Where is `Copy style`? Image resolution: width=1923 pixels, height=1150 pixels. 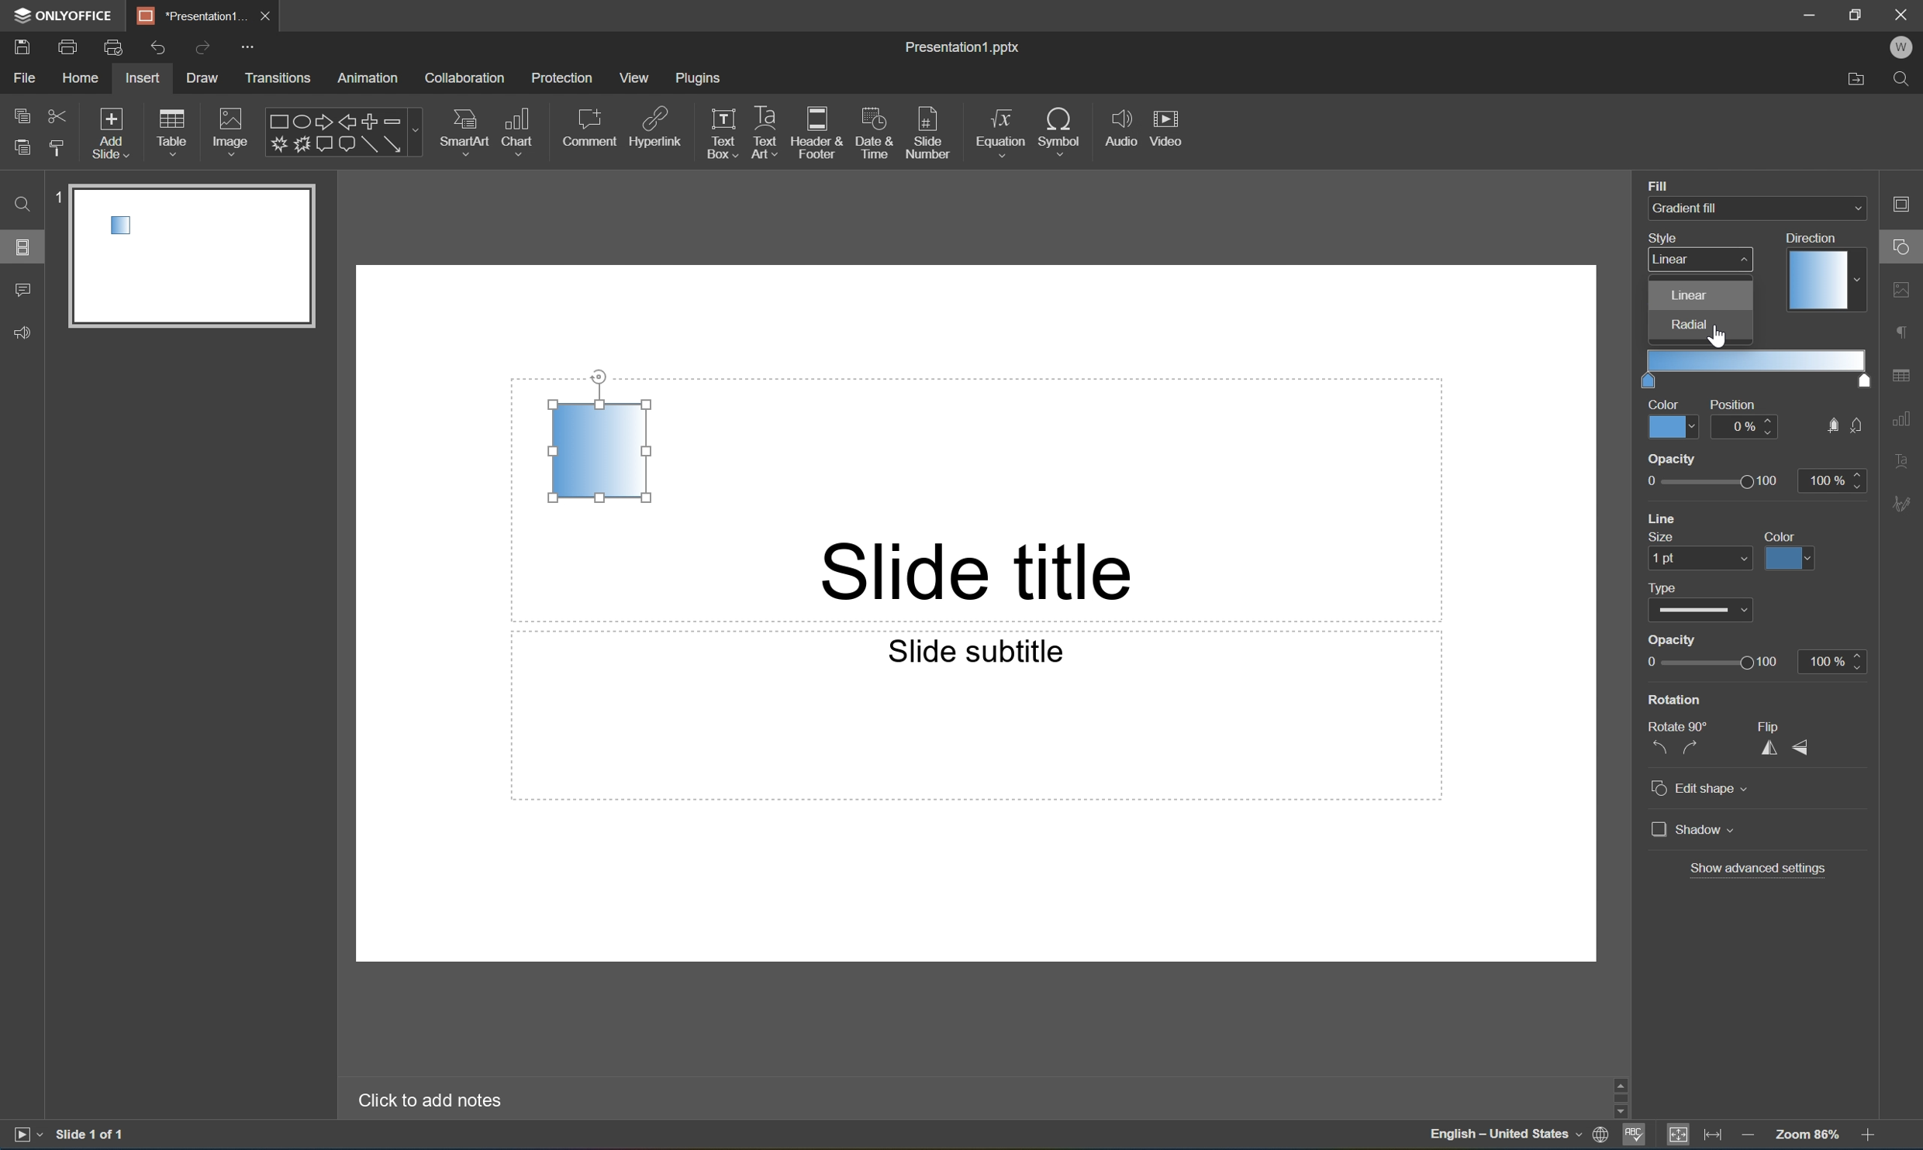
Copy style is located at coordinates (59, 149).